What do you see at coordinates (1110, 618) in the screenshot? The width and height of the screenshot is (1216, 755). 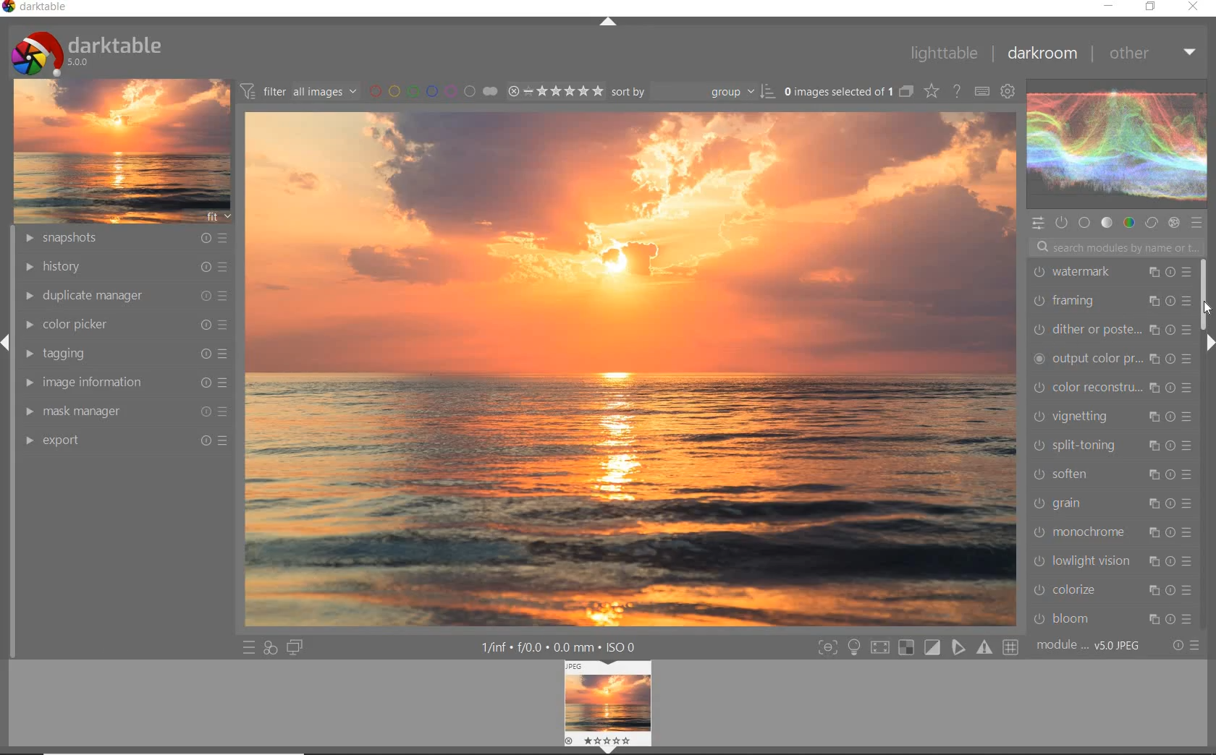 I see `BLOOM` at bounding box center [1110, 618].